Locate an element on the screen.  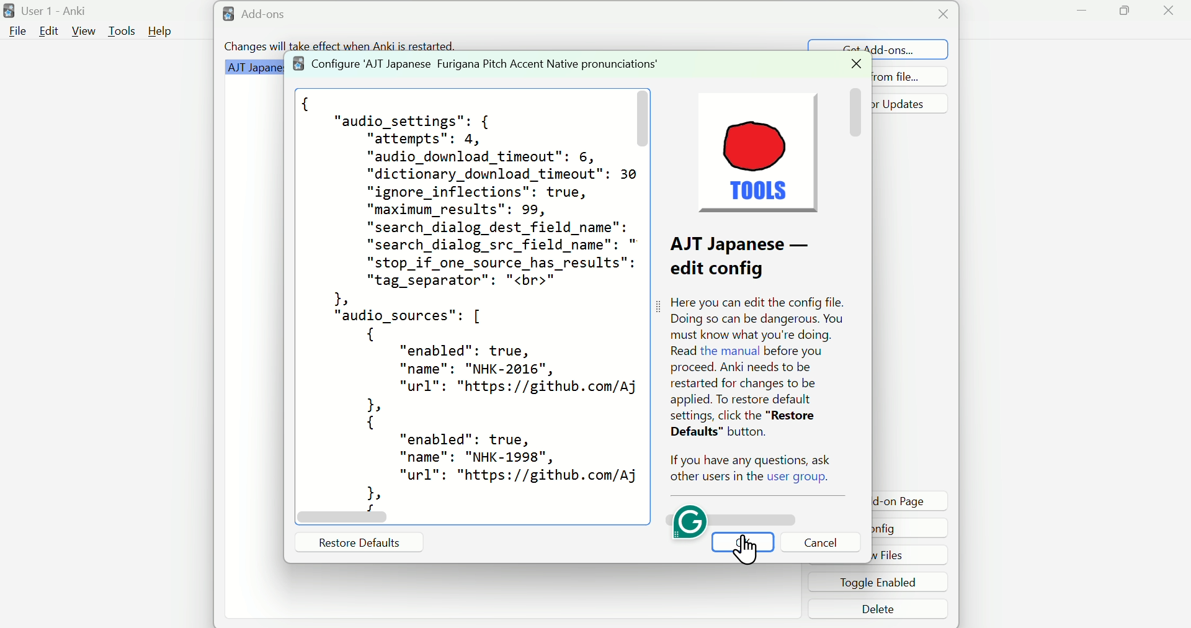
Code is located at coordinates (470, 307).